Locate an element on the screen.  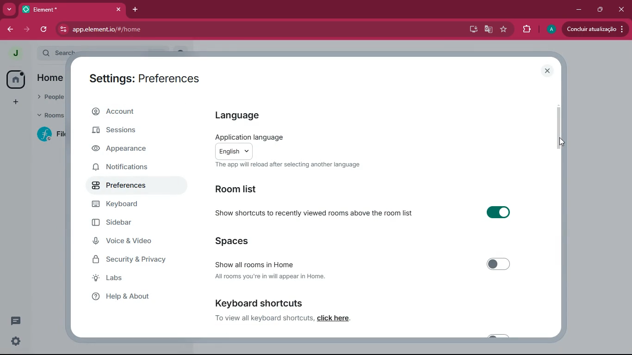
spaces is located at coordinates (252, 240).